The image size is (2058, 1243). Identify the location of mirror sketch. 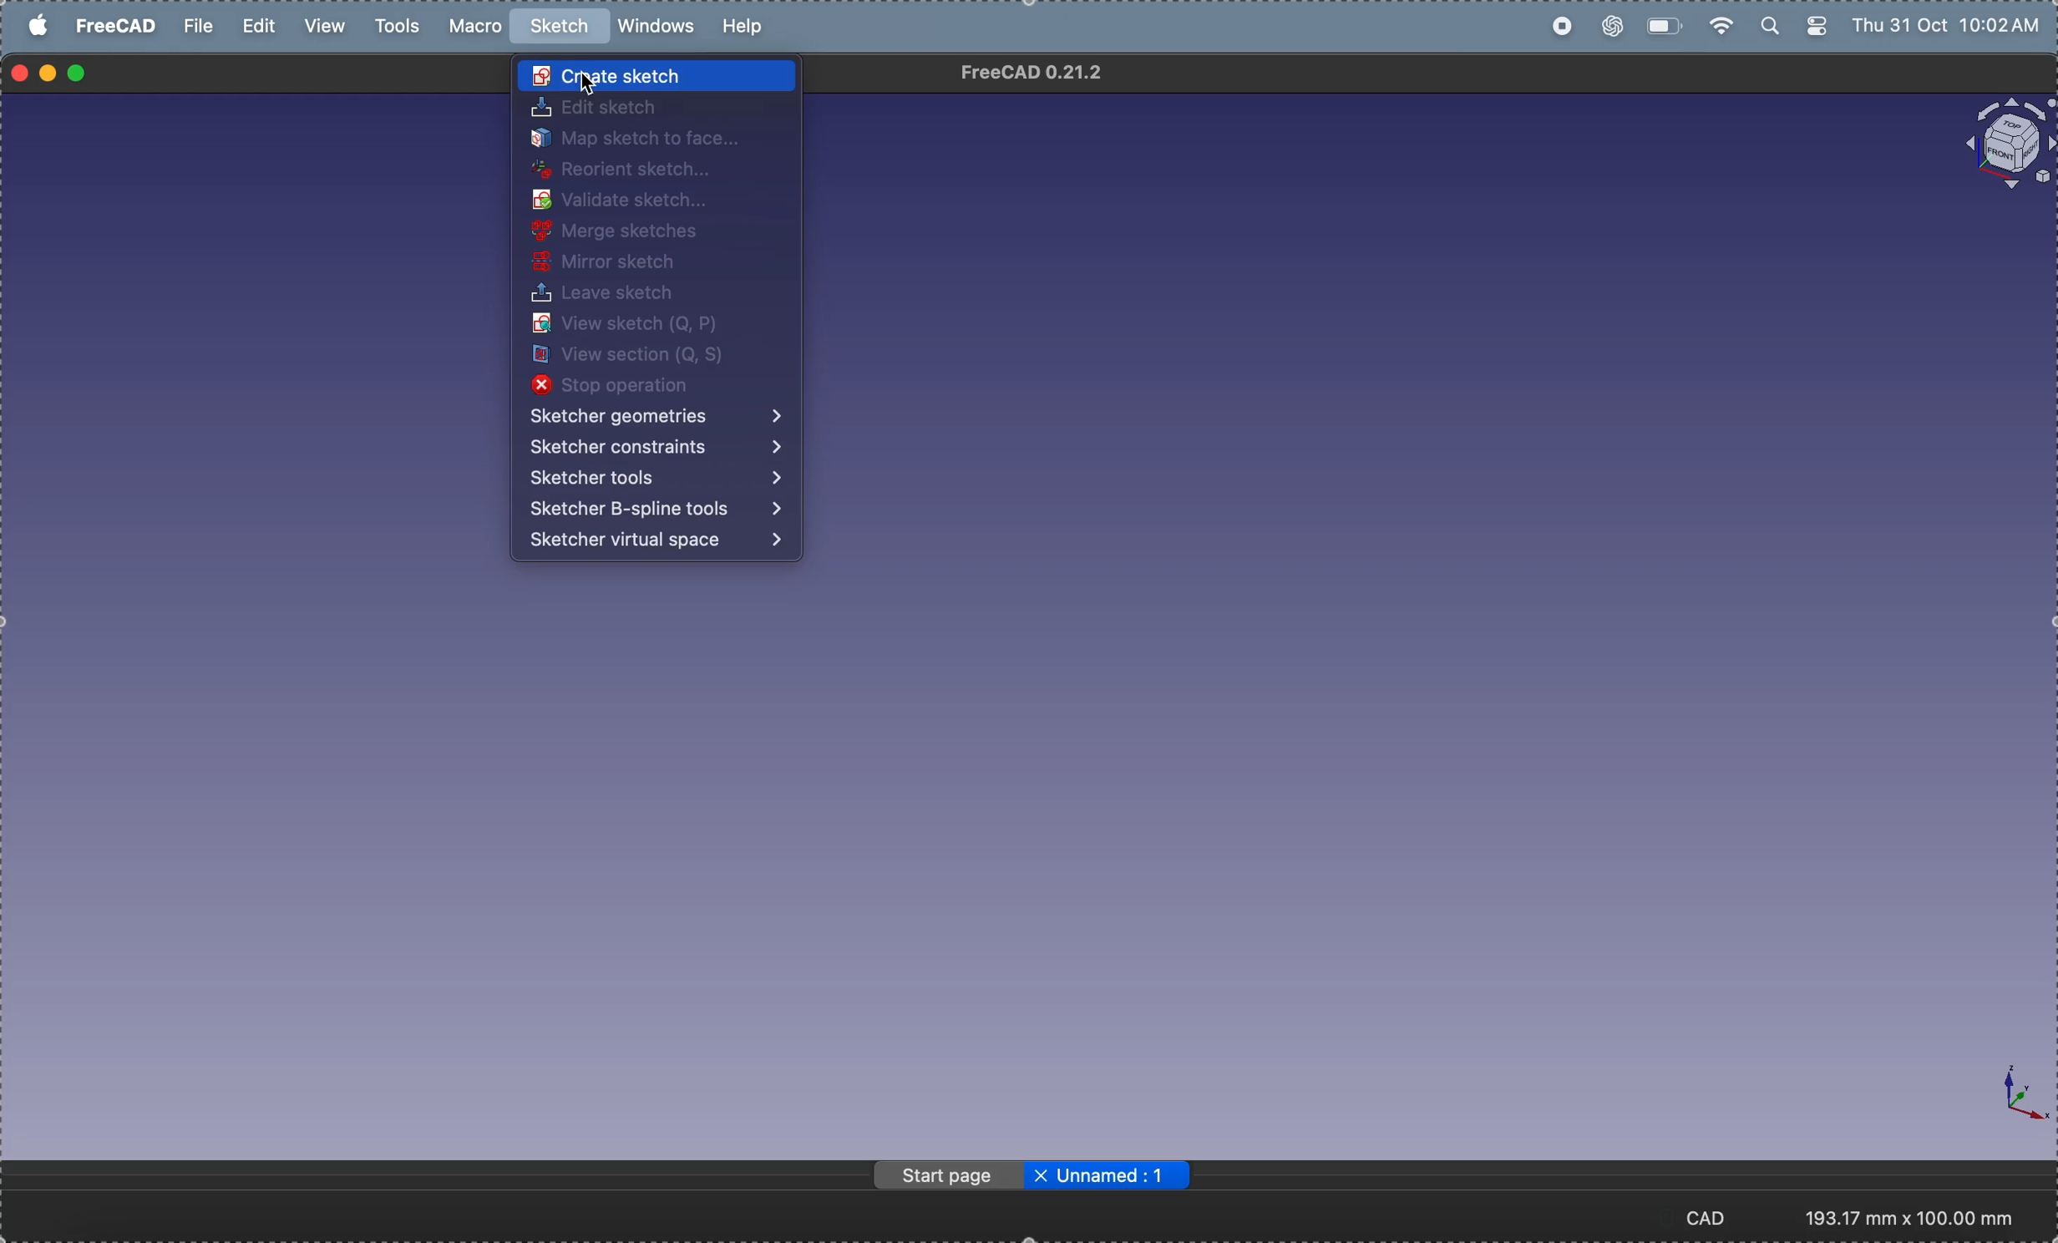
(636, 266).